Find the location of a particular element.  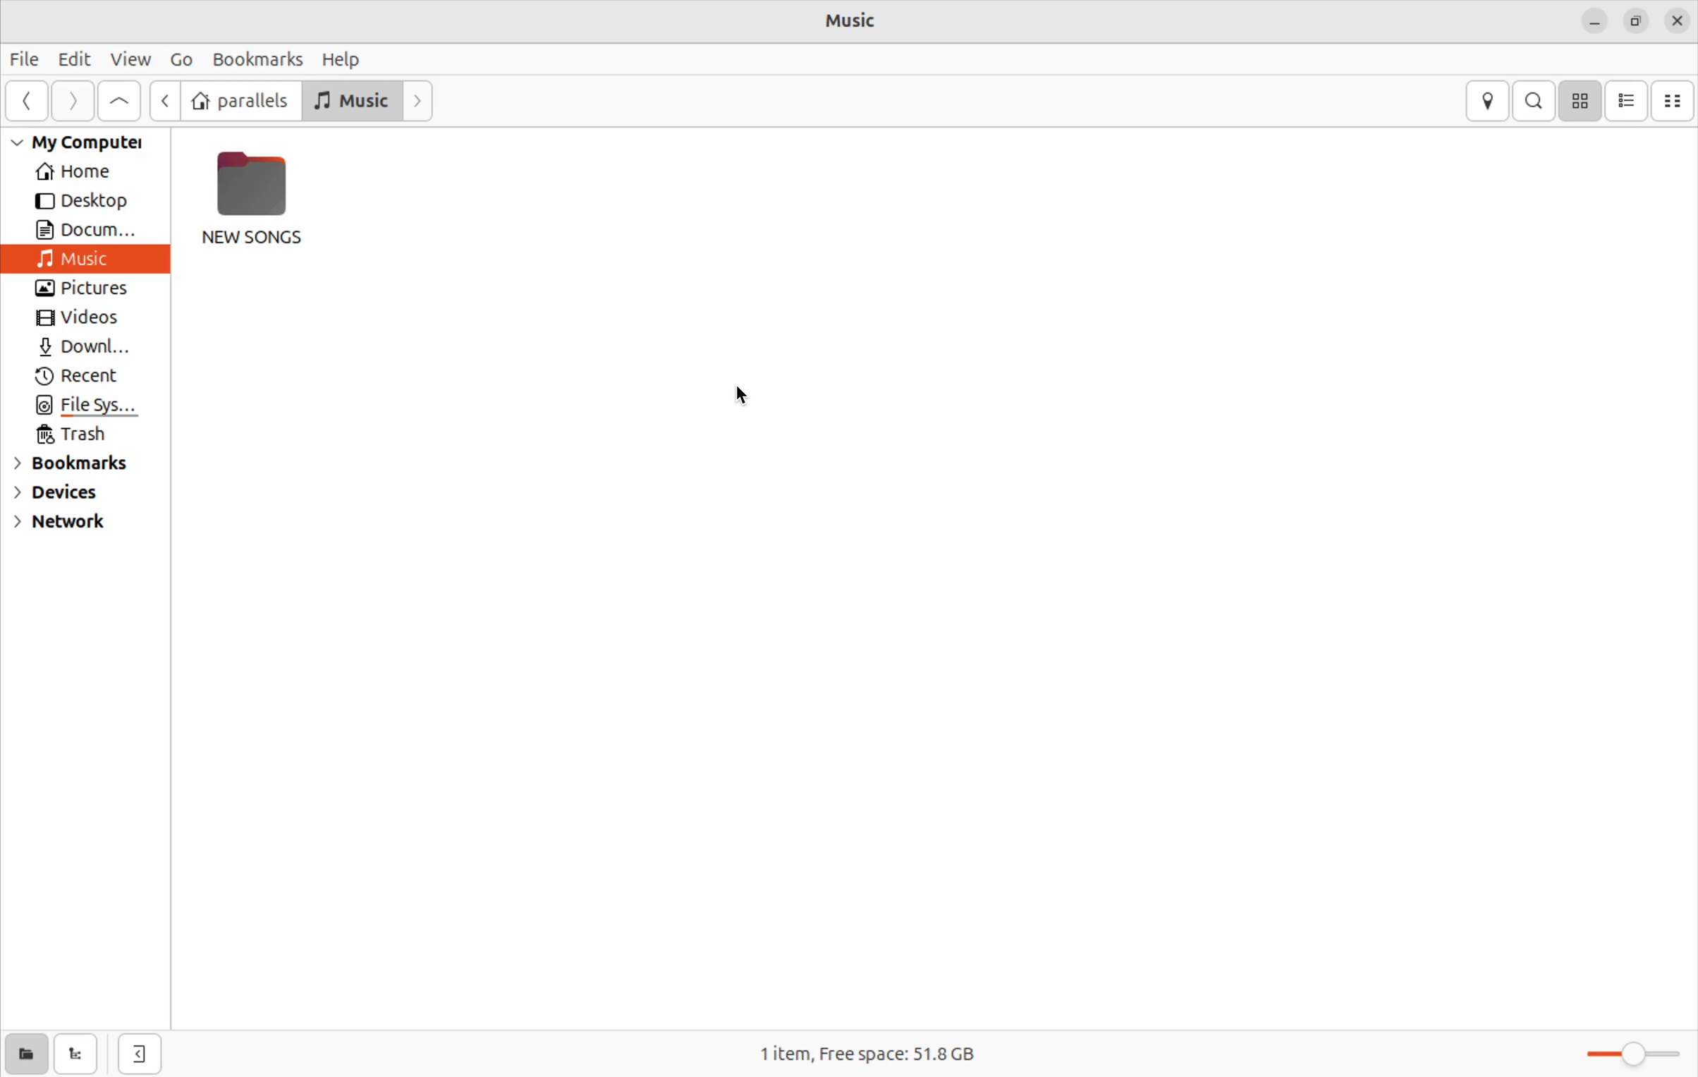

Go is located at coordinates (183, 60).